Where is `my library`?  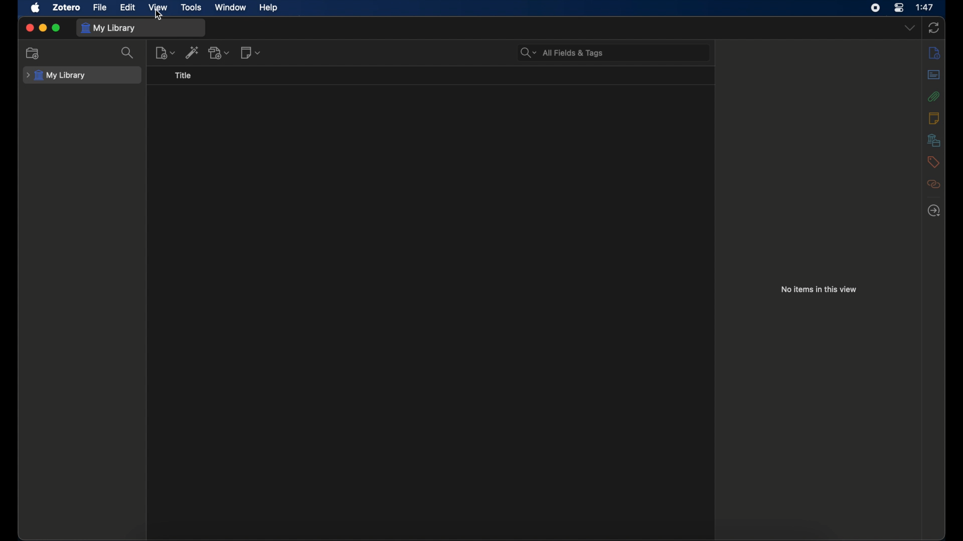
my library is located at coordinates (58, 76).